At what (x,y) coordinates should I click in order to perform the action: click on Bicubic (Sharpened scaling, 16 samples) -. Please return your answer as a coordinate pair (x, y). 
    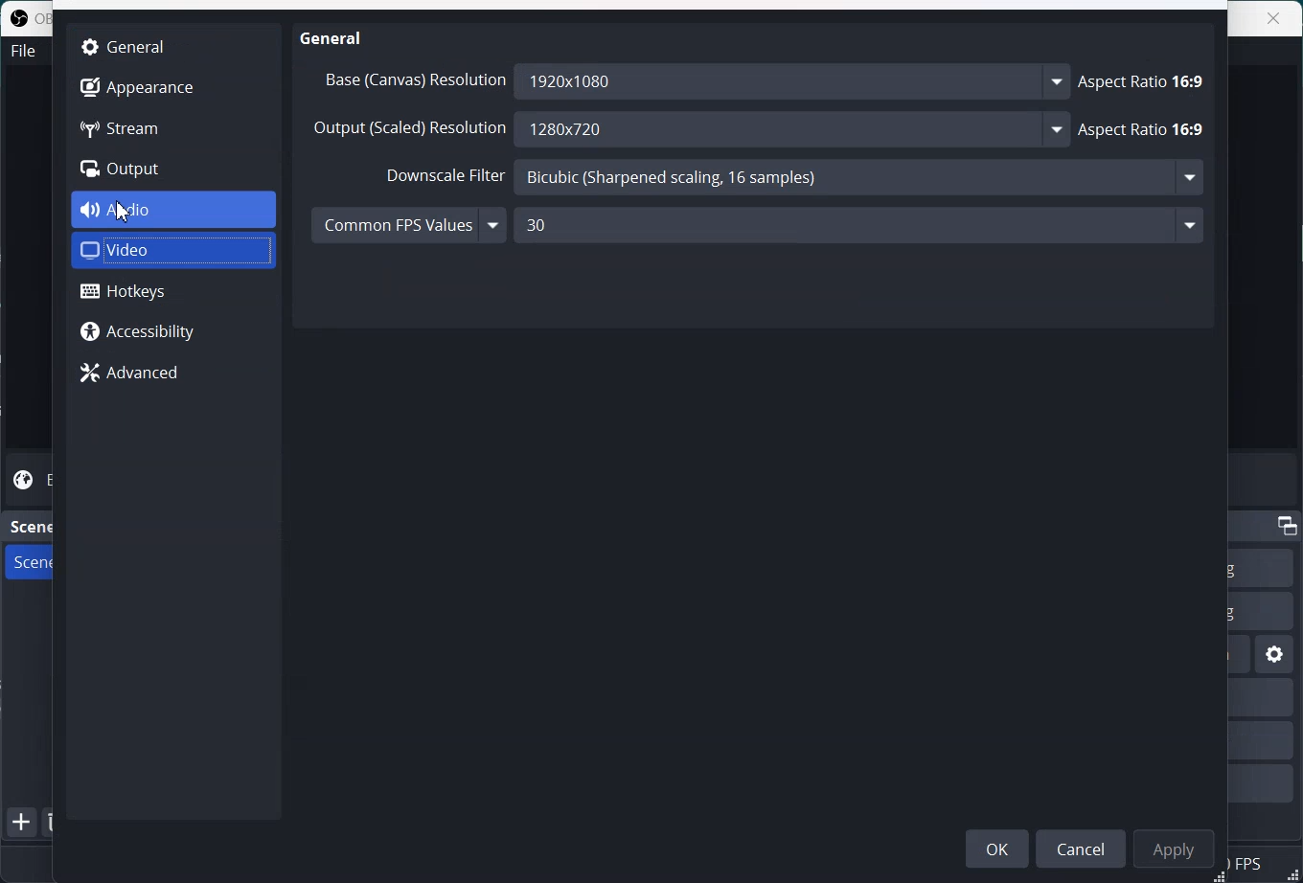
    Looking at the image, I should click on (862, 179).